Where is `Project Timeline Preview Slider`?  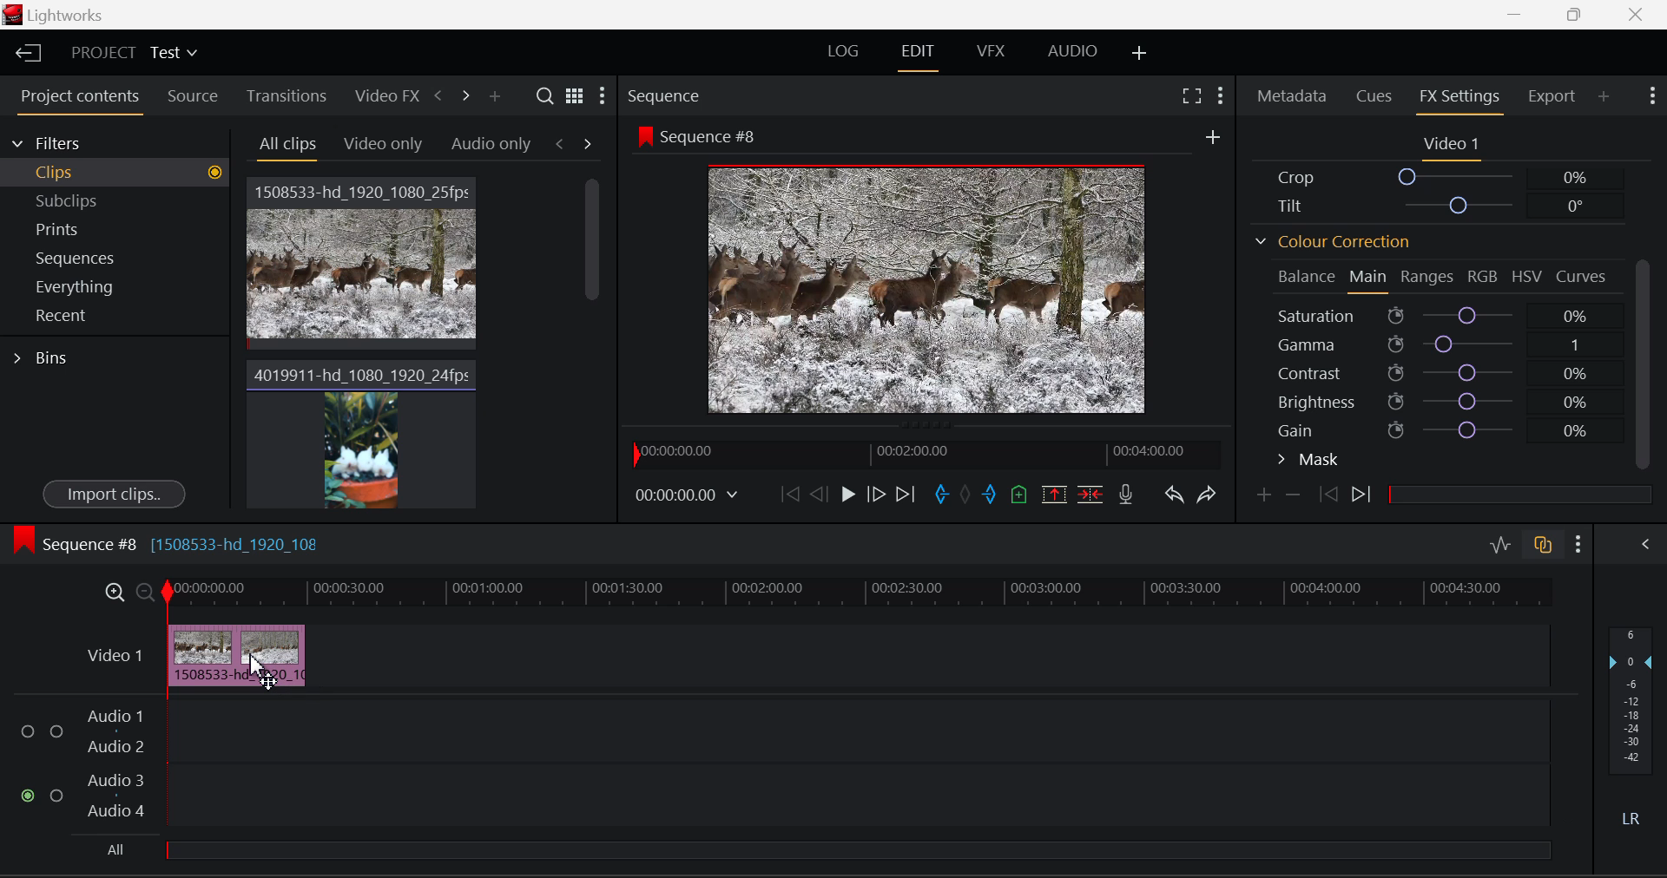 Project Timeline Preview Slider is located at coordinates (917, 452).